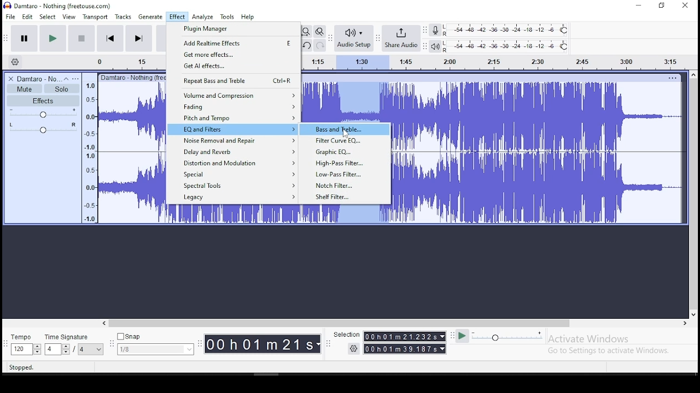 The width and height of the screenshot is (700, 393). I want to click on , so click(329, 344).